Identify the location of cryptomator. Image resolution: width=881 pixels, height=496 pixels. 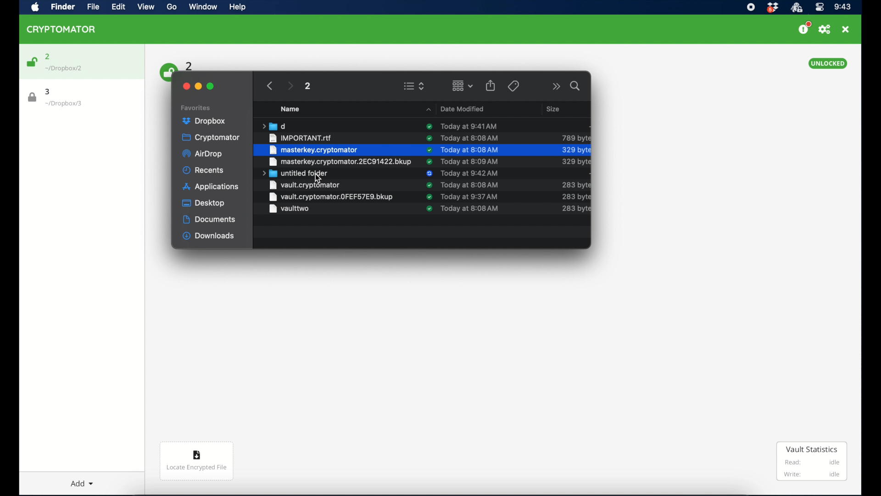
(61, 29).